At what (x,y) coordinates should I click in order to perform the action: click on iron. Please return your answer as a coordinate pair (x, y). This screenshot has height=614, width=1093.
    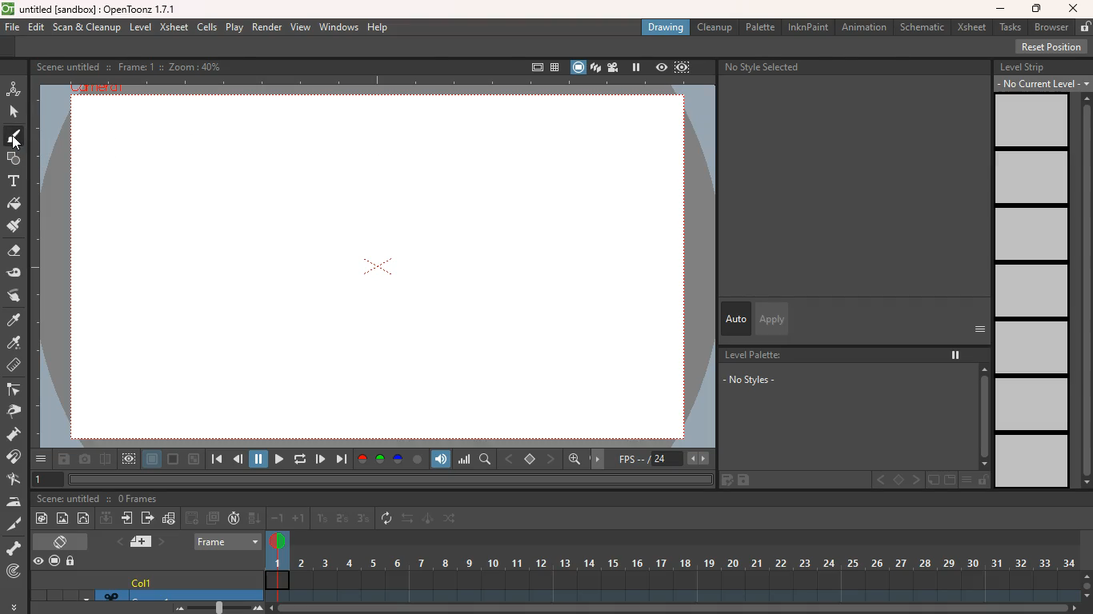
    Looking at the image, I should click on (17, 502).